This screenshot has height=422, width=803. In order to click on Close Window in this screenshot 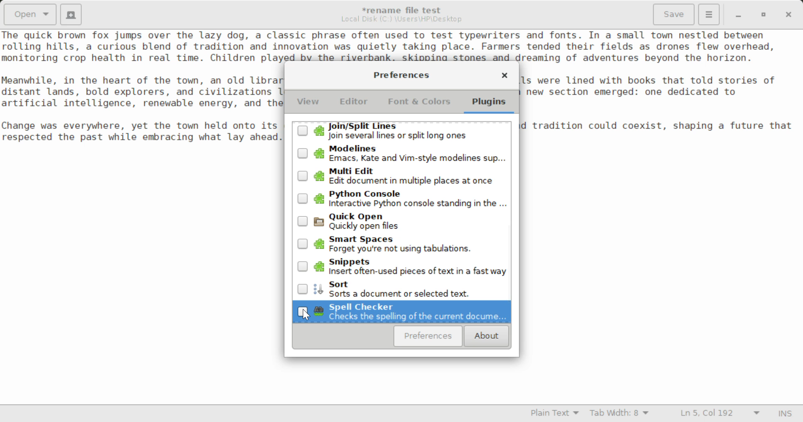, I will do `click(504, 77)`.